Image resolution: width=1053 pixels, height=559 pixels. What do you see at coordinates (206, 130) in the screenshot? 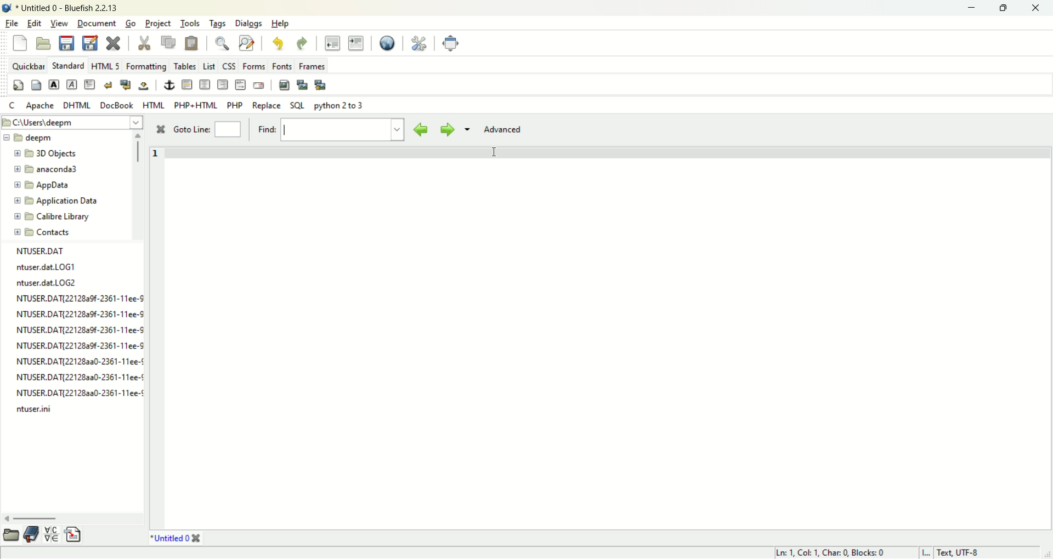
I see `goto line` at bounding box center [206, 130].